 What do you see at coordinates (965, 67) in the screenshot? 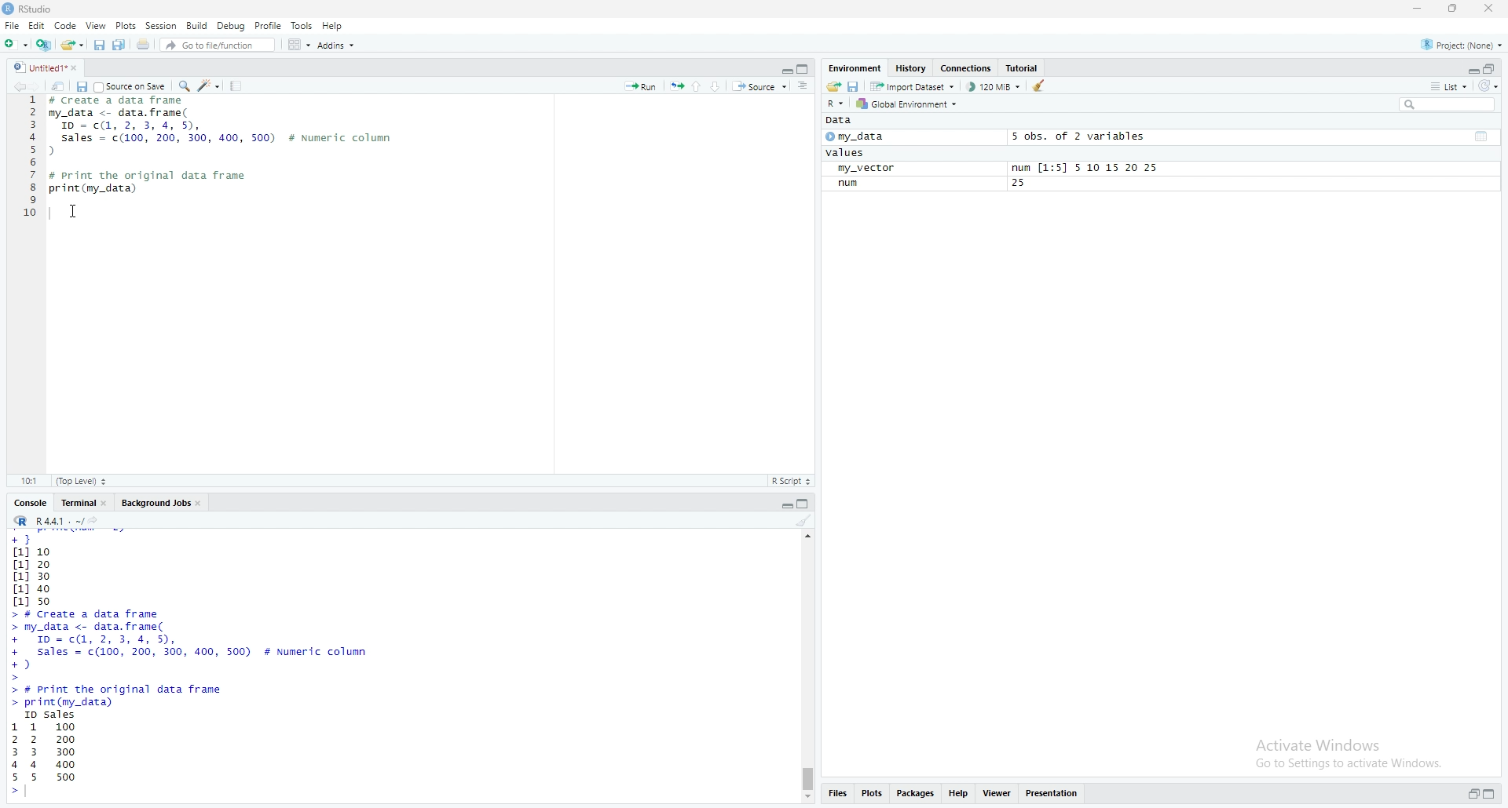
I see `Connections` at bounding box center [965, 67].